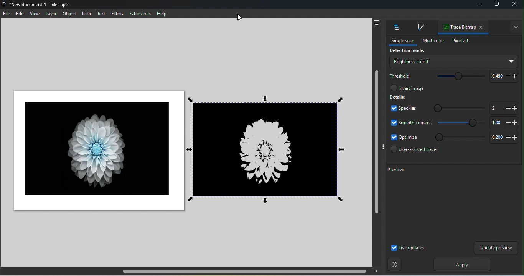 The width and height of the screenshot is (524, 276). Describe the element at coordinates (8, 15) in the screenshot. I see `File` at that location.